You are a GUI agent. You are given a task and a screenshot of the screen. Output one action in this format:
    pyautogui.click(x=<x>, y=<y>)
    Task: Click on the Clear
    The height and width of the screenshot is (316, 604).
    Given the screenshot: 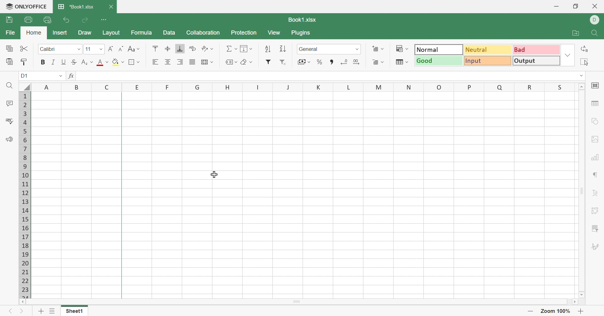 What is the action you would take?
    pyautogui.click(x=245, y=63)
    